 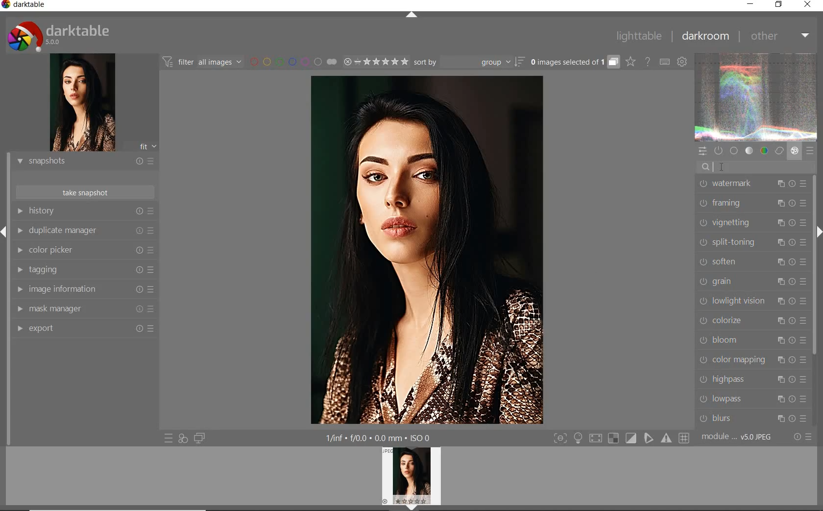 What do you see at coordinates (167, 438) in the screenshot?
I see `quick access to presets` at bounding box center [167, 438].